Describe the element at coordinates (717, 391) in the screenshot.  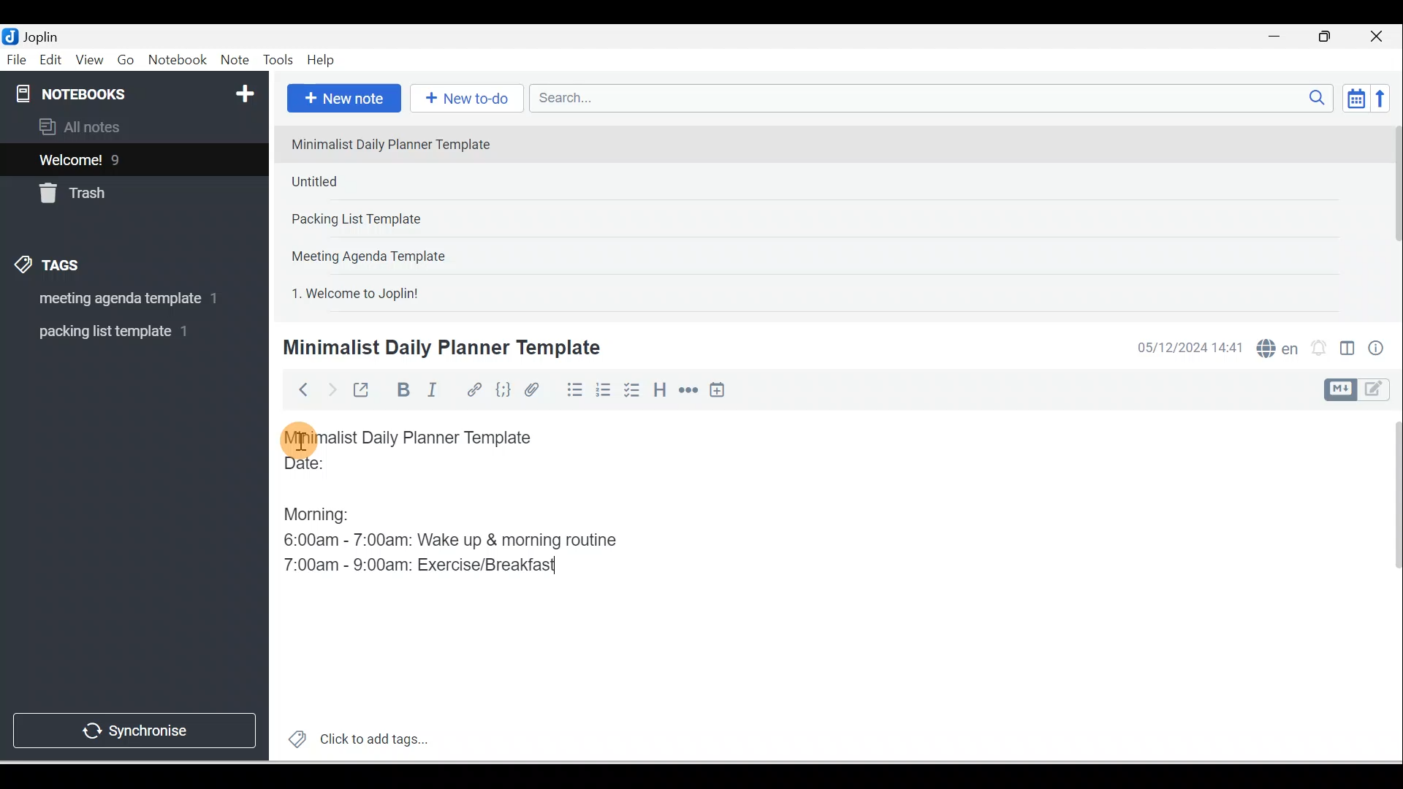
I see `Insert time` at that location.